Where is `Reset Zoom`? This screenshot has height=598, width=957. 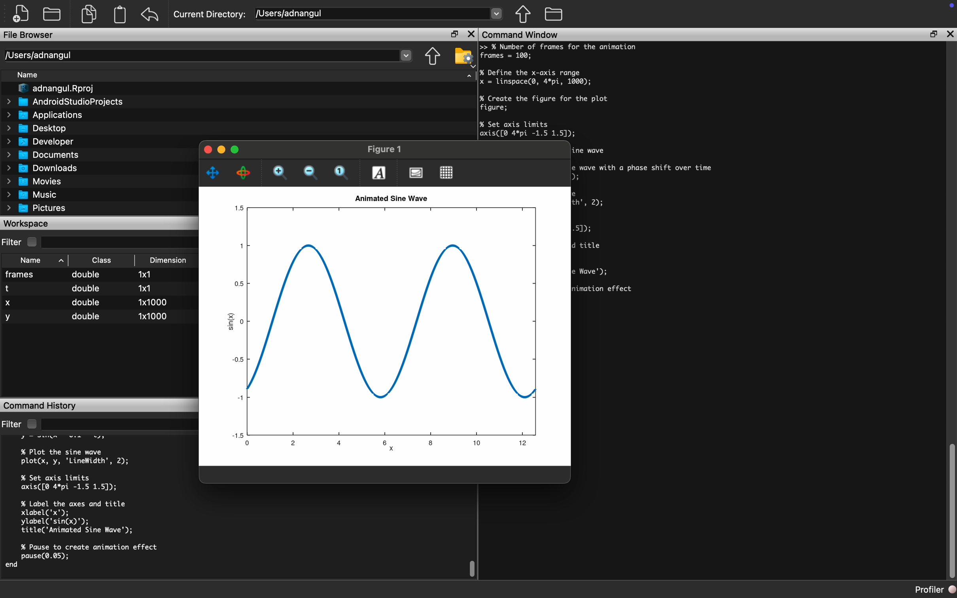 Reset Zoom is located at coordinates (342, 174).